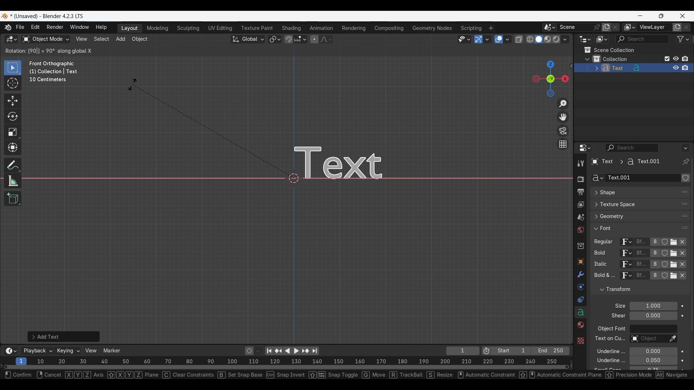 This screenshot has height=390, width=694. I want to click on Overlays, so click(507, 39).